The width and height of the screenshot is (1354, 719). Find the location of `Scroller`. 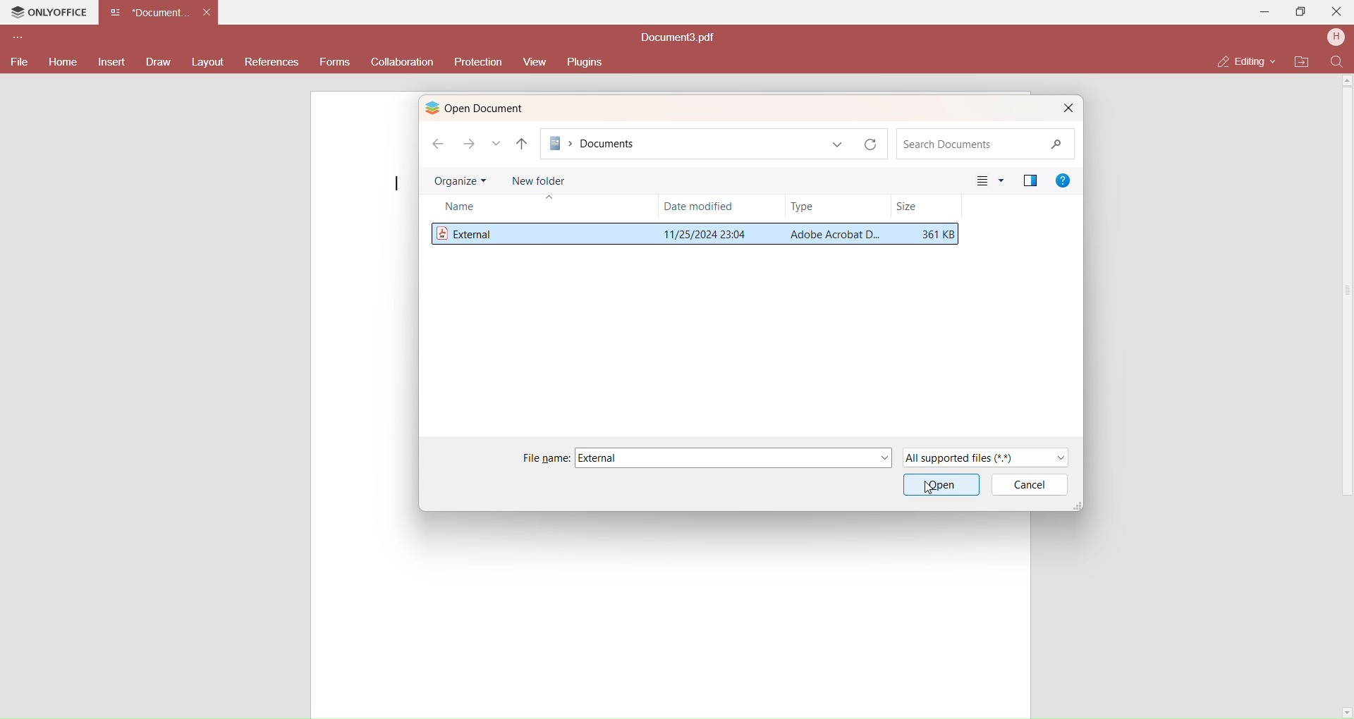

Scroller is located at coordinates (1351, 395).